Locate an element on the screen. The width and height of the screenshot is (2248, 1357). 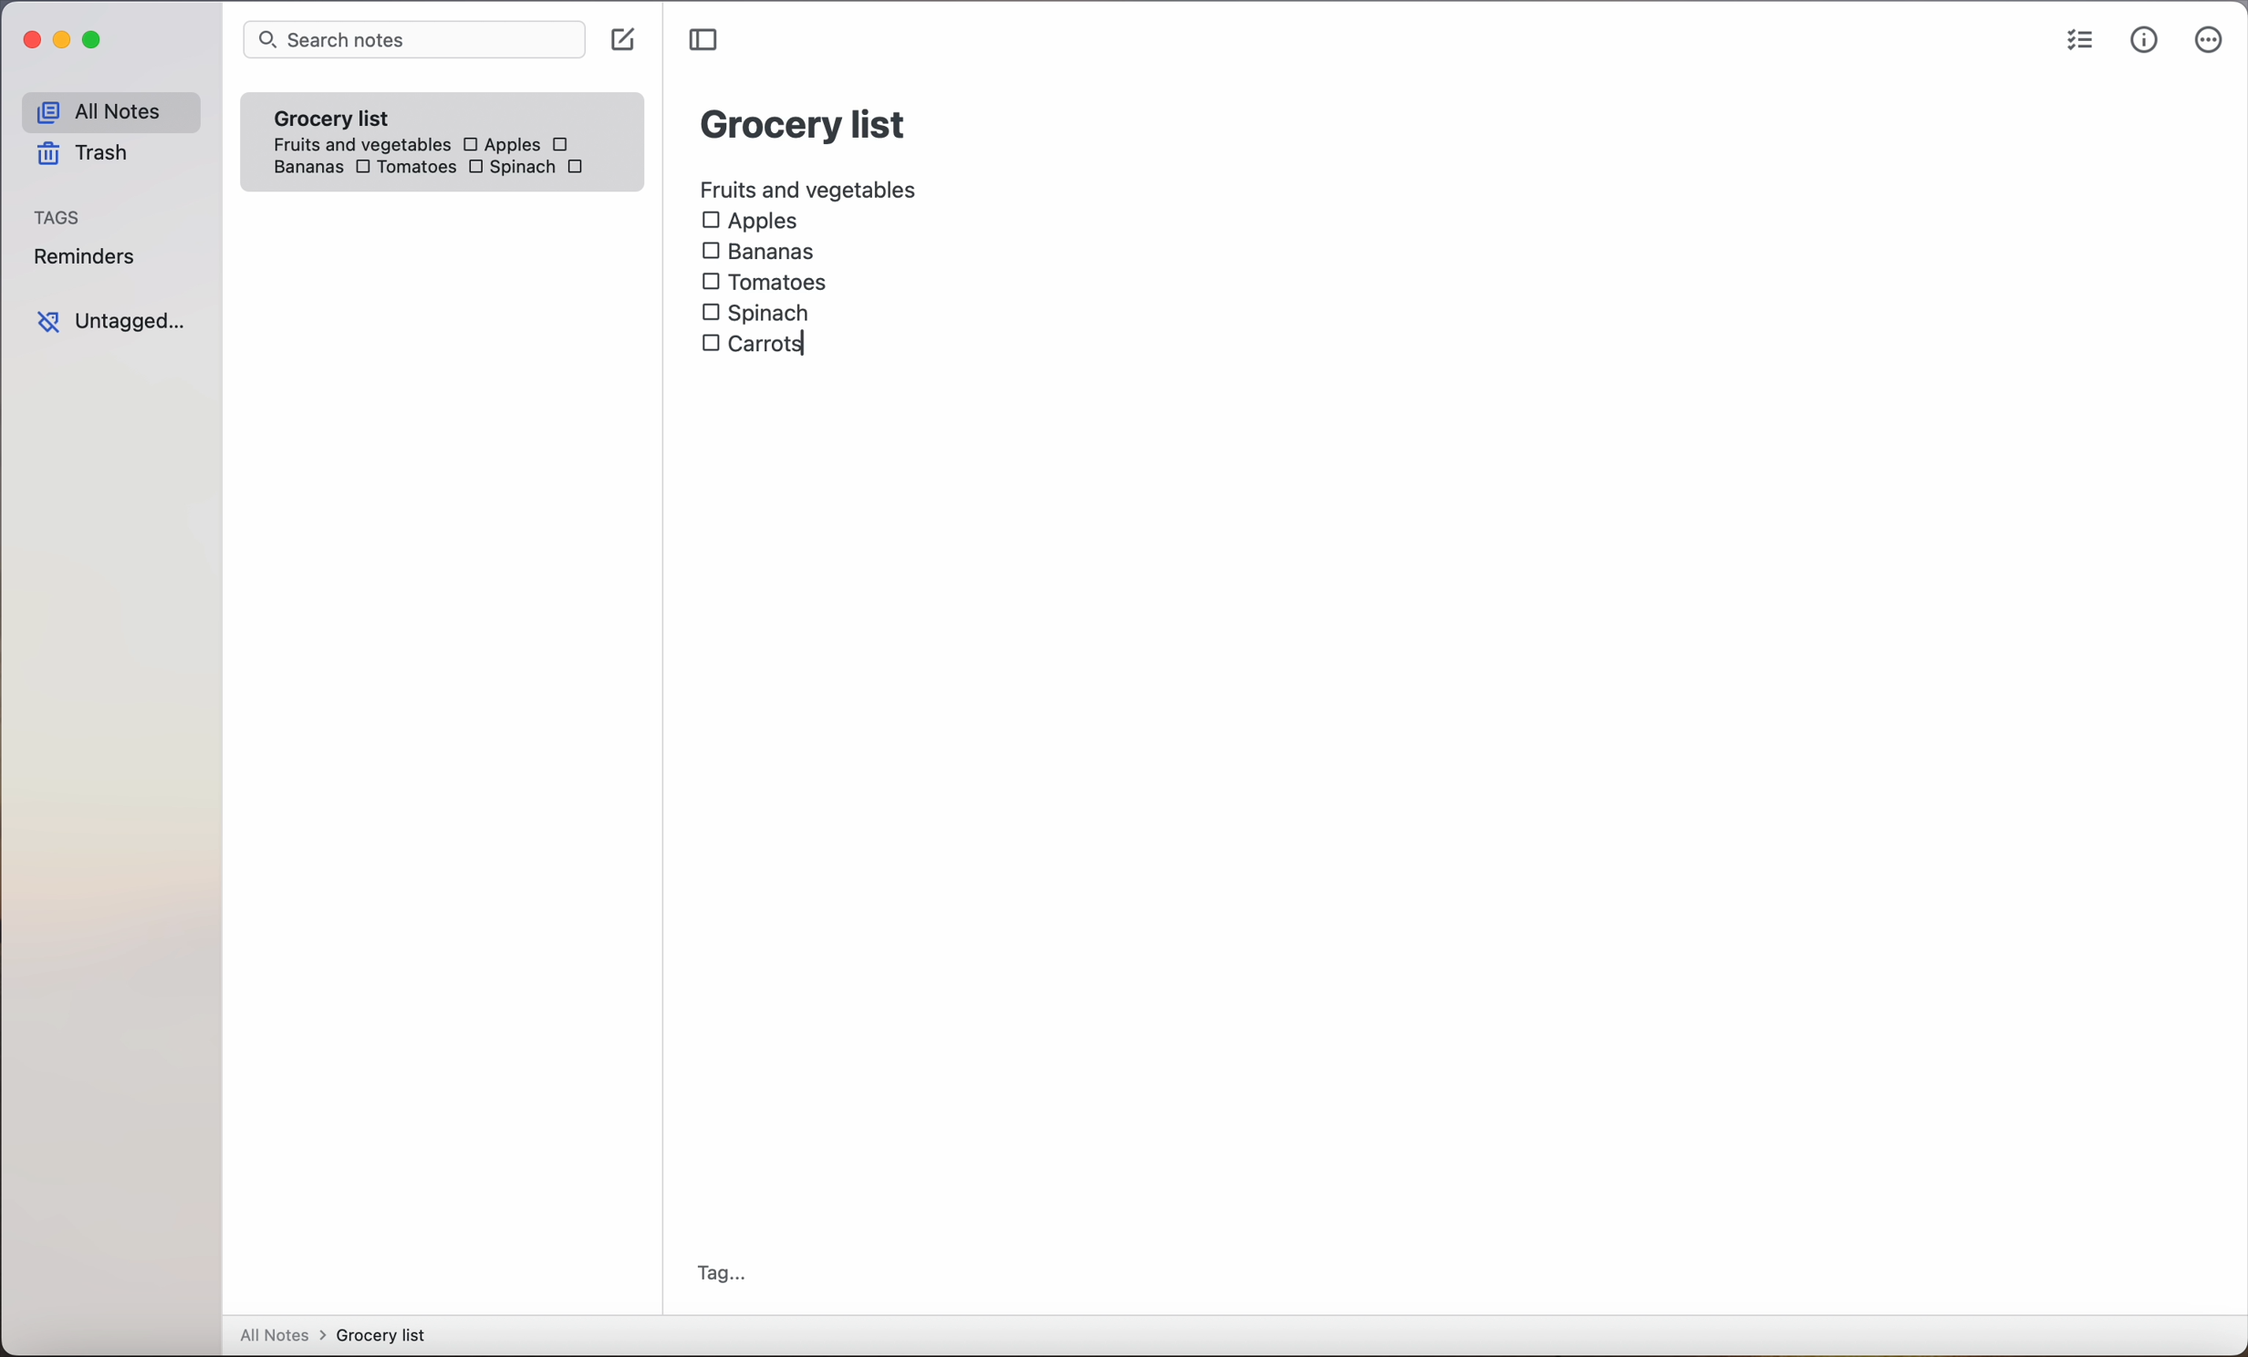
click on create note is located at coordinates (627, 41).